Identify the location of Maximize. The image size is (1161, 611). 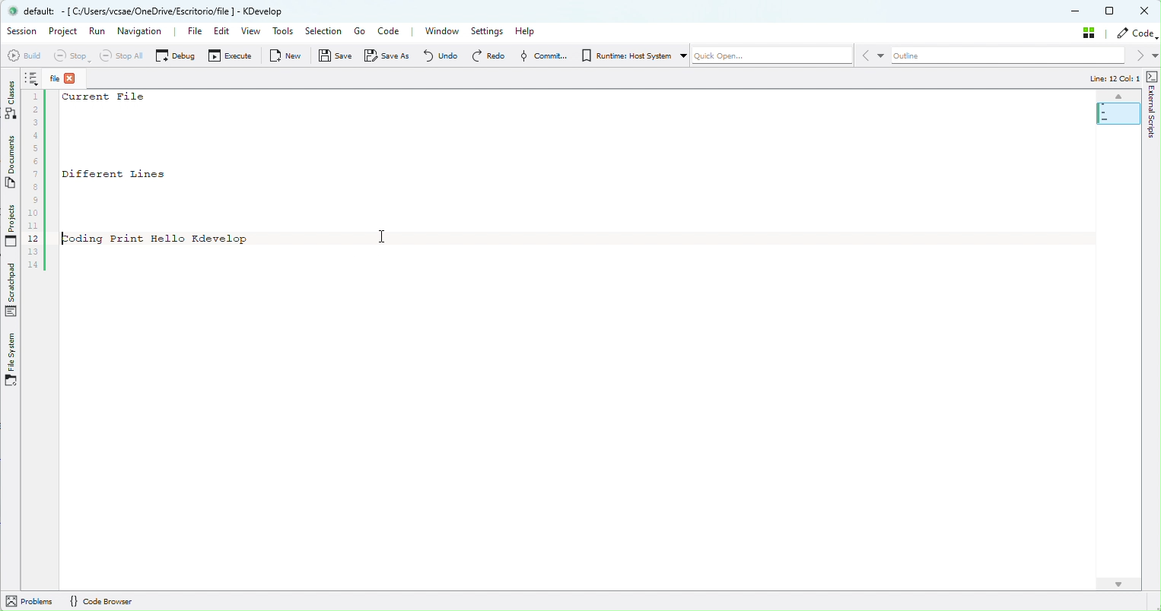
(1109, 11).